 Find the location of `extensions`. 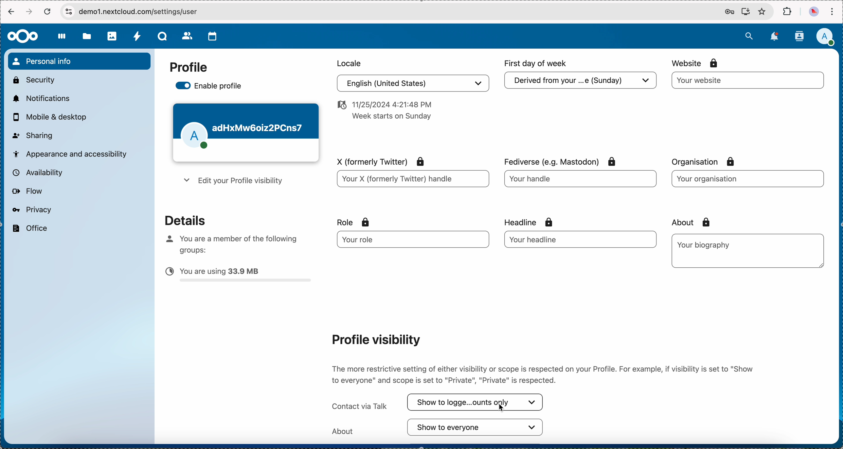

extensions is located at coordinates (788, 12).